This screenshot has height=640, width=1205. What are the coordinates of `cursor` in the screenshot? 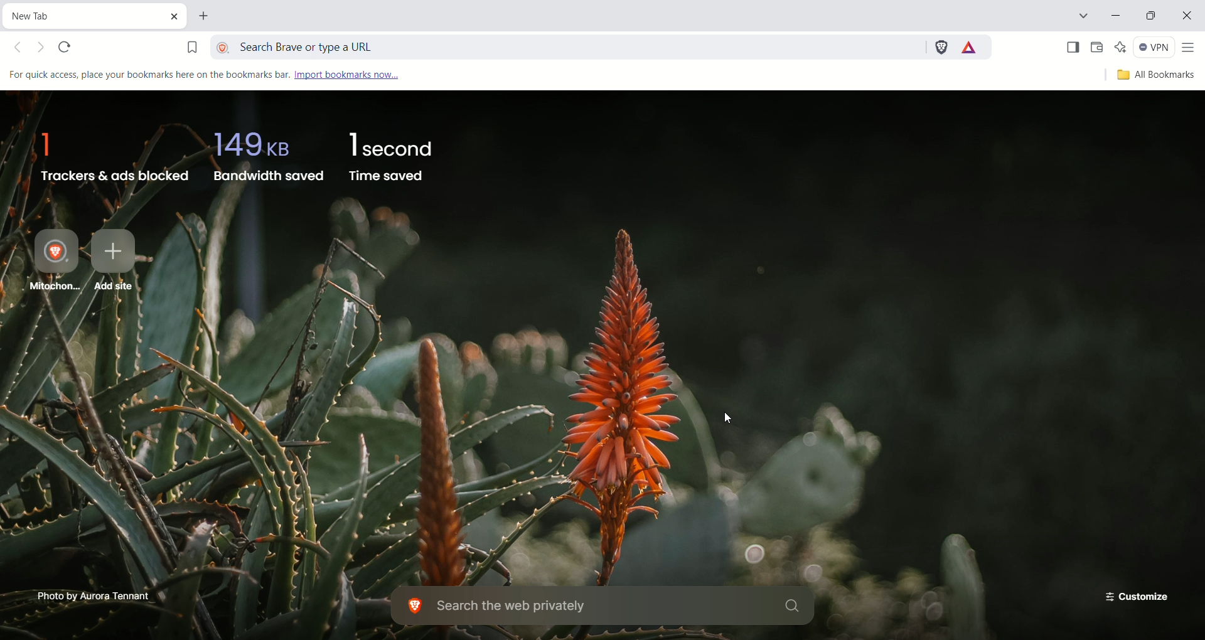 It's located at (735, 417).